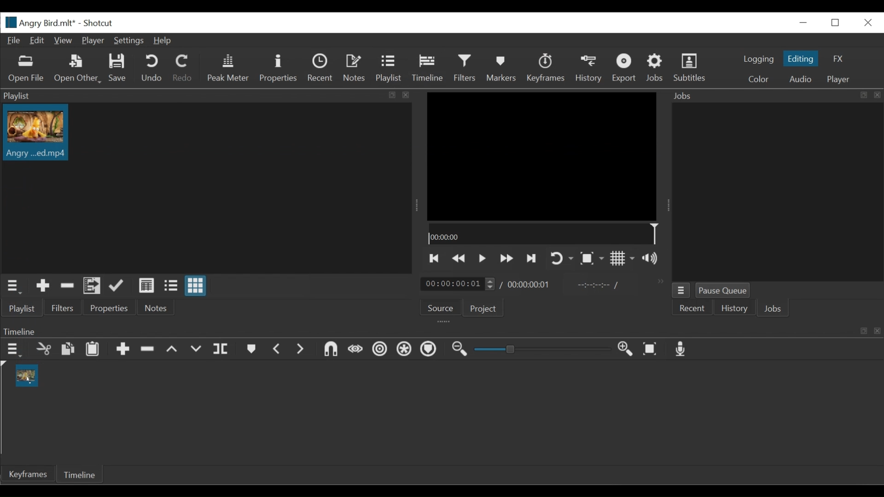 This screenshot has height=497, width=884. What do you see at coordinates (170, 286) in the screenshot?
I see `View as files` at bounding box center [170, 286].